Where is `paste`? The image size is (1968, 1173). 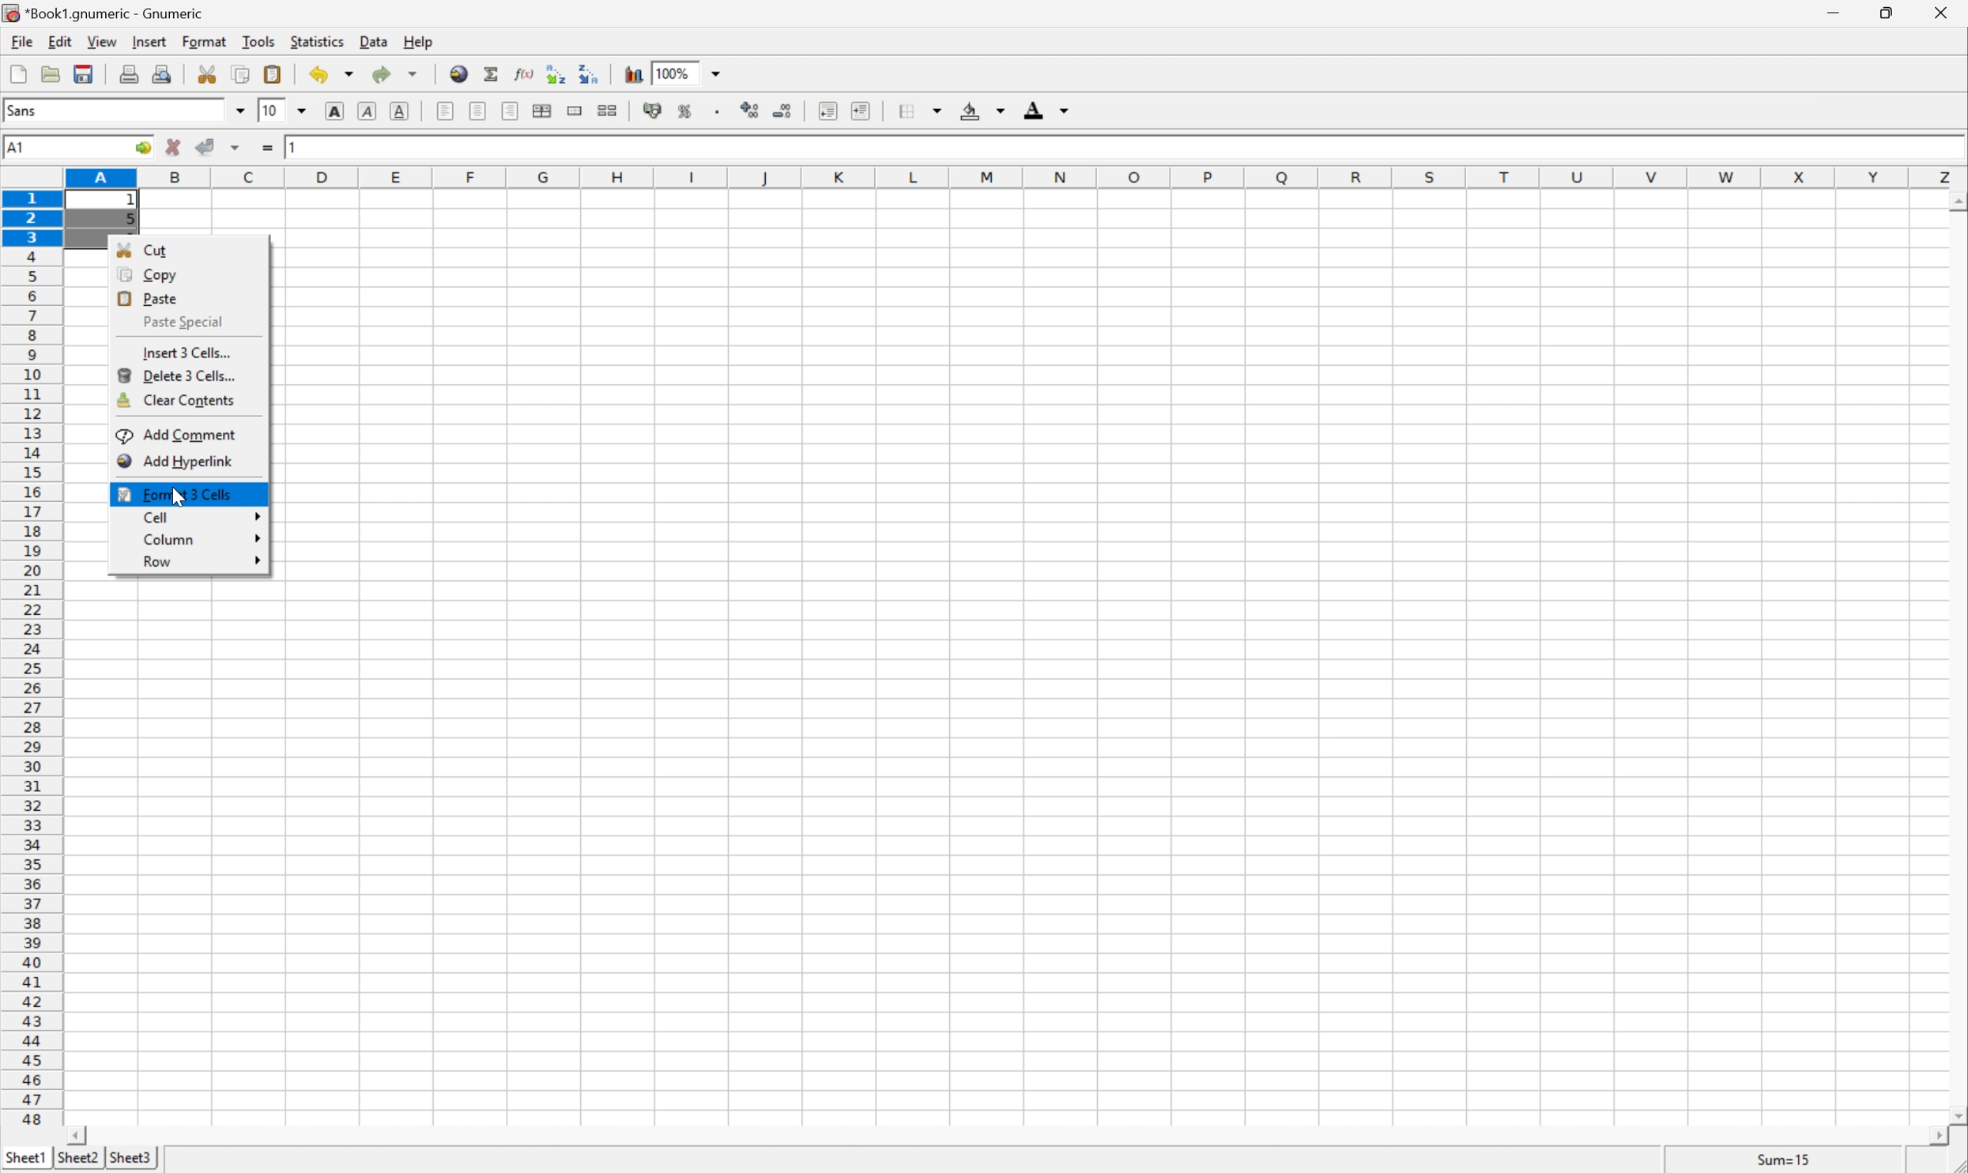
paste is located at coordinates (276, 74).